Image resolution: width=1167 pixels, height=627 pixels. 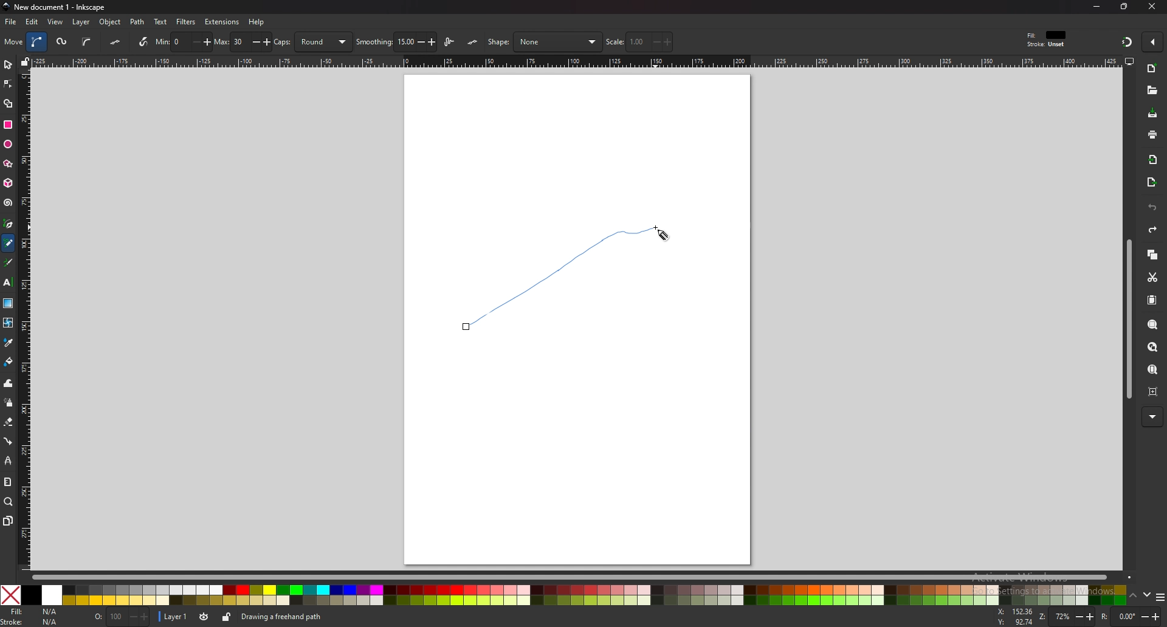 I want to click on calligraphy, so click(x=7, y=262).